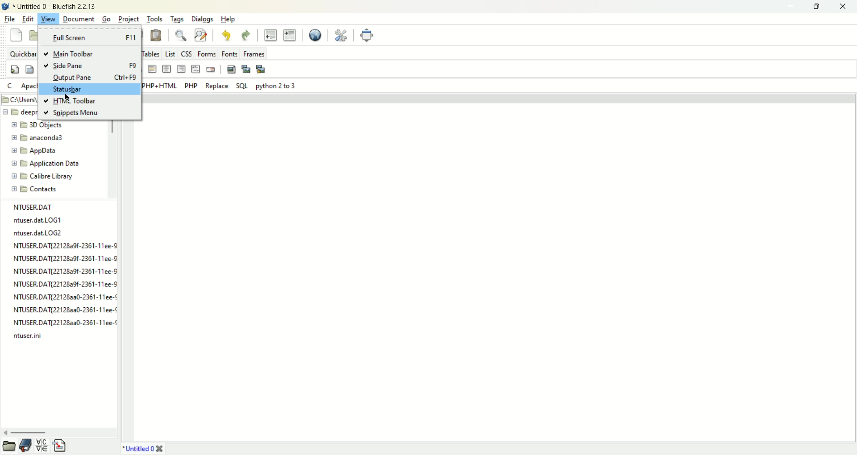 This screenshot has height=455, width=857. What do you see at coordinates (180, 69) in the screenshot?
I see `right justify` at bounding box center [180, 69].